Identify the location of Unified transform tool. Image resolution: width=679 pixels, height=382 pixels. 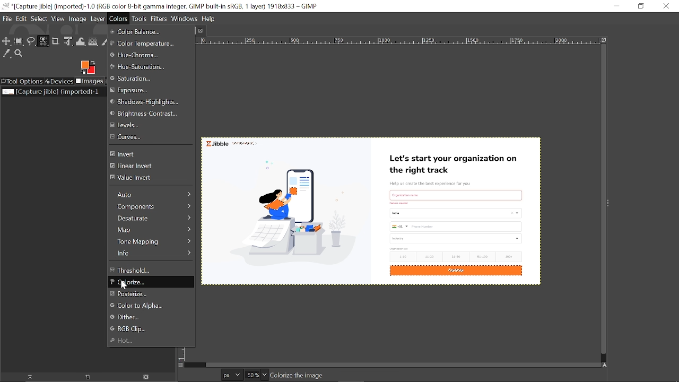
(68, 41).